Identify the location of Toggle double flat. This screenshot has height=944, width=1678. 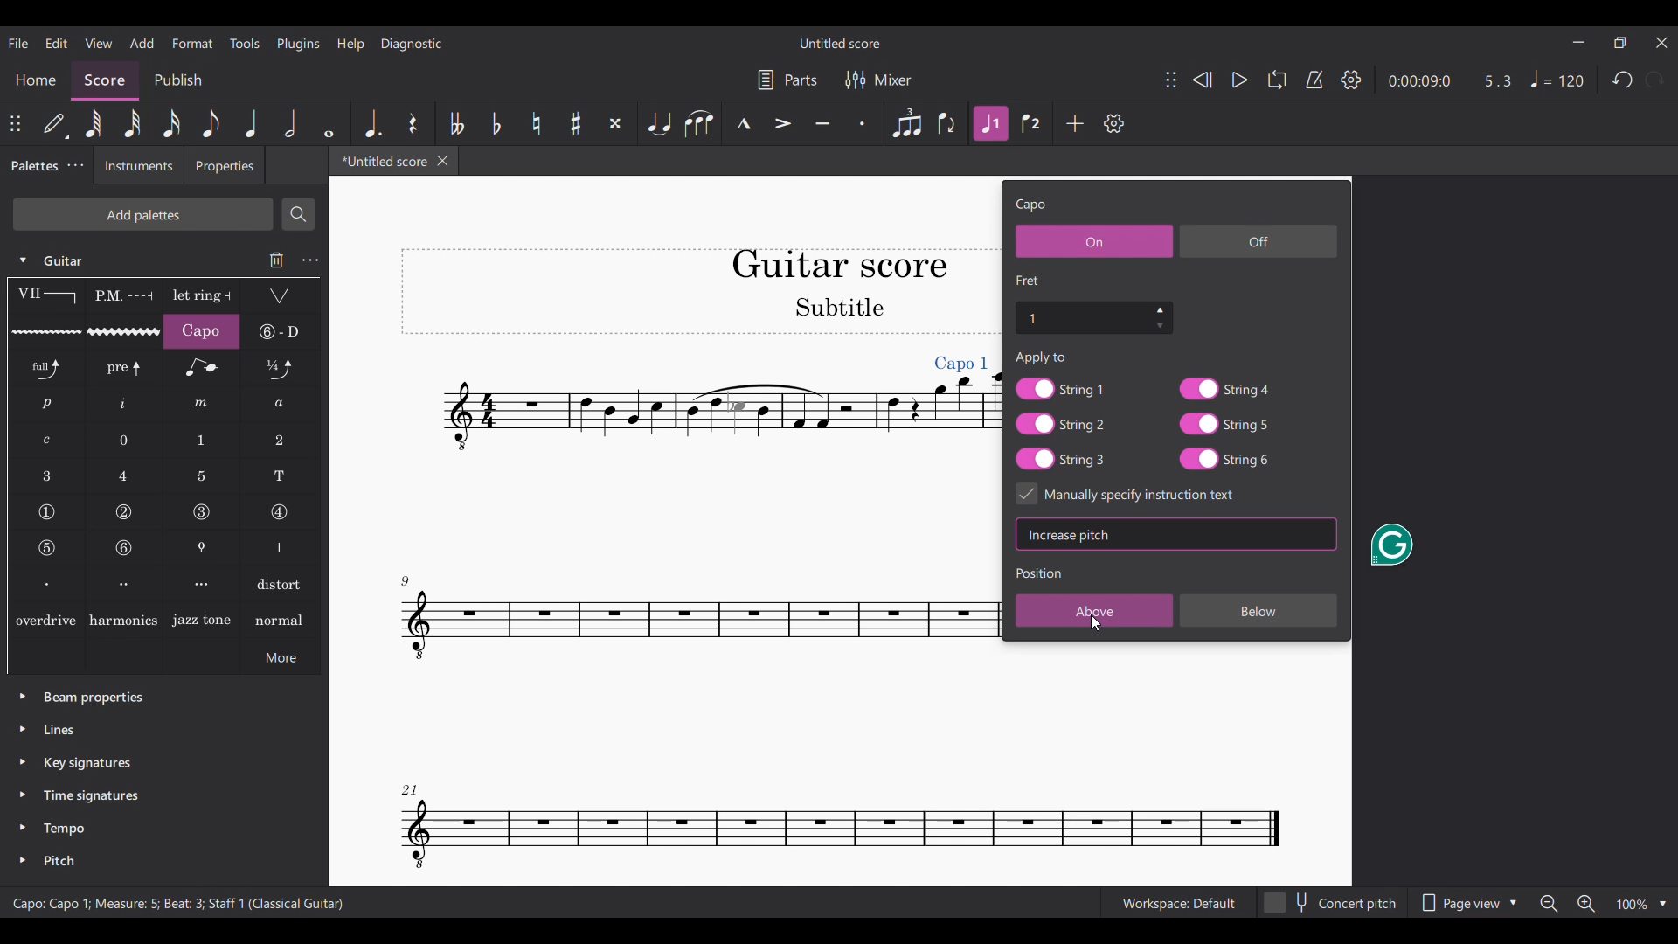
(456, 123).